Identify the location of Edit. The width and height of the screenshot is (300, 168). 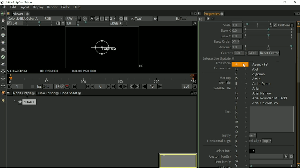
(13, 8).